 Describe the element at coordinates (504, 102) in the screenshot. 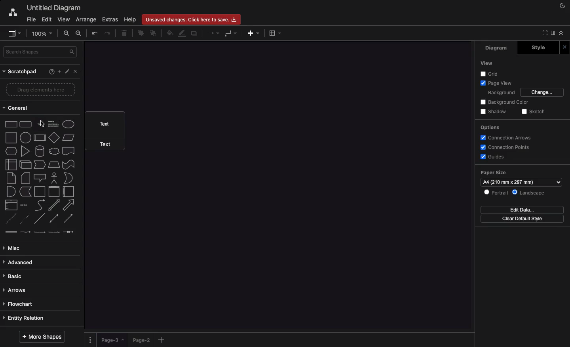

I see `Background color` at that location.